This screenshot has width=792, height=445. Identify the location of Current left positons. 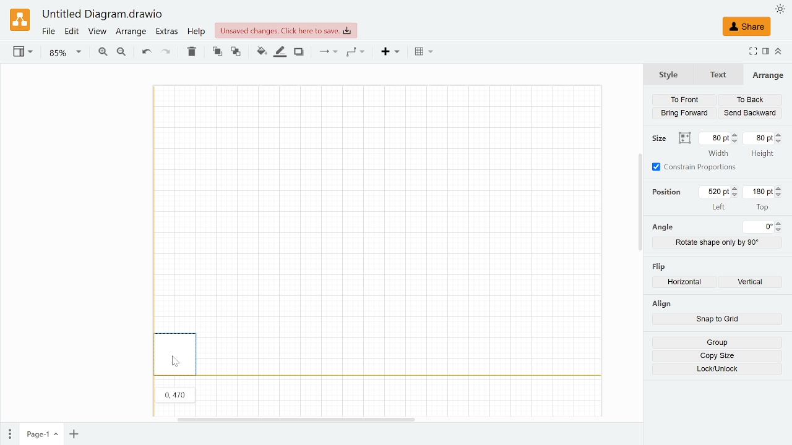
(715, 192).